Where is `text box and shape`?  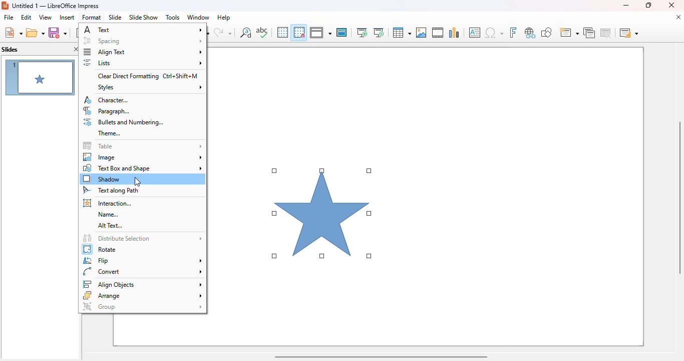
text box and shape is located at coordinates (143, 168).